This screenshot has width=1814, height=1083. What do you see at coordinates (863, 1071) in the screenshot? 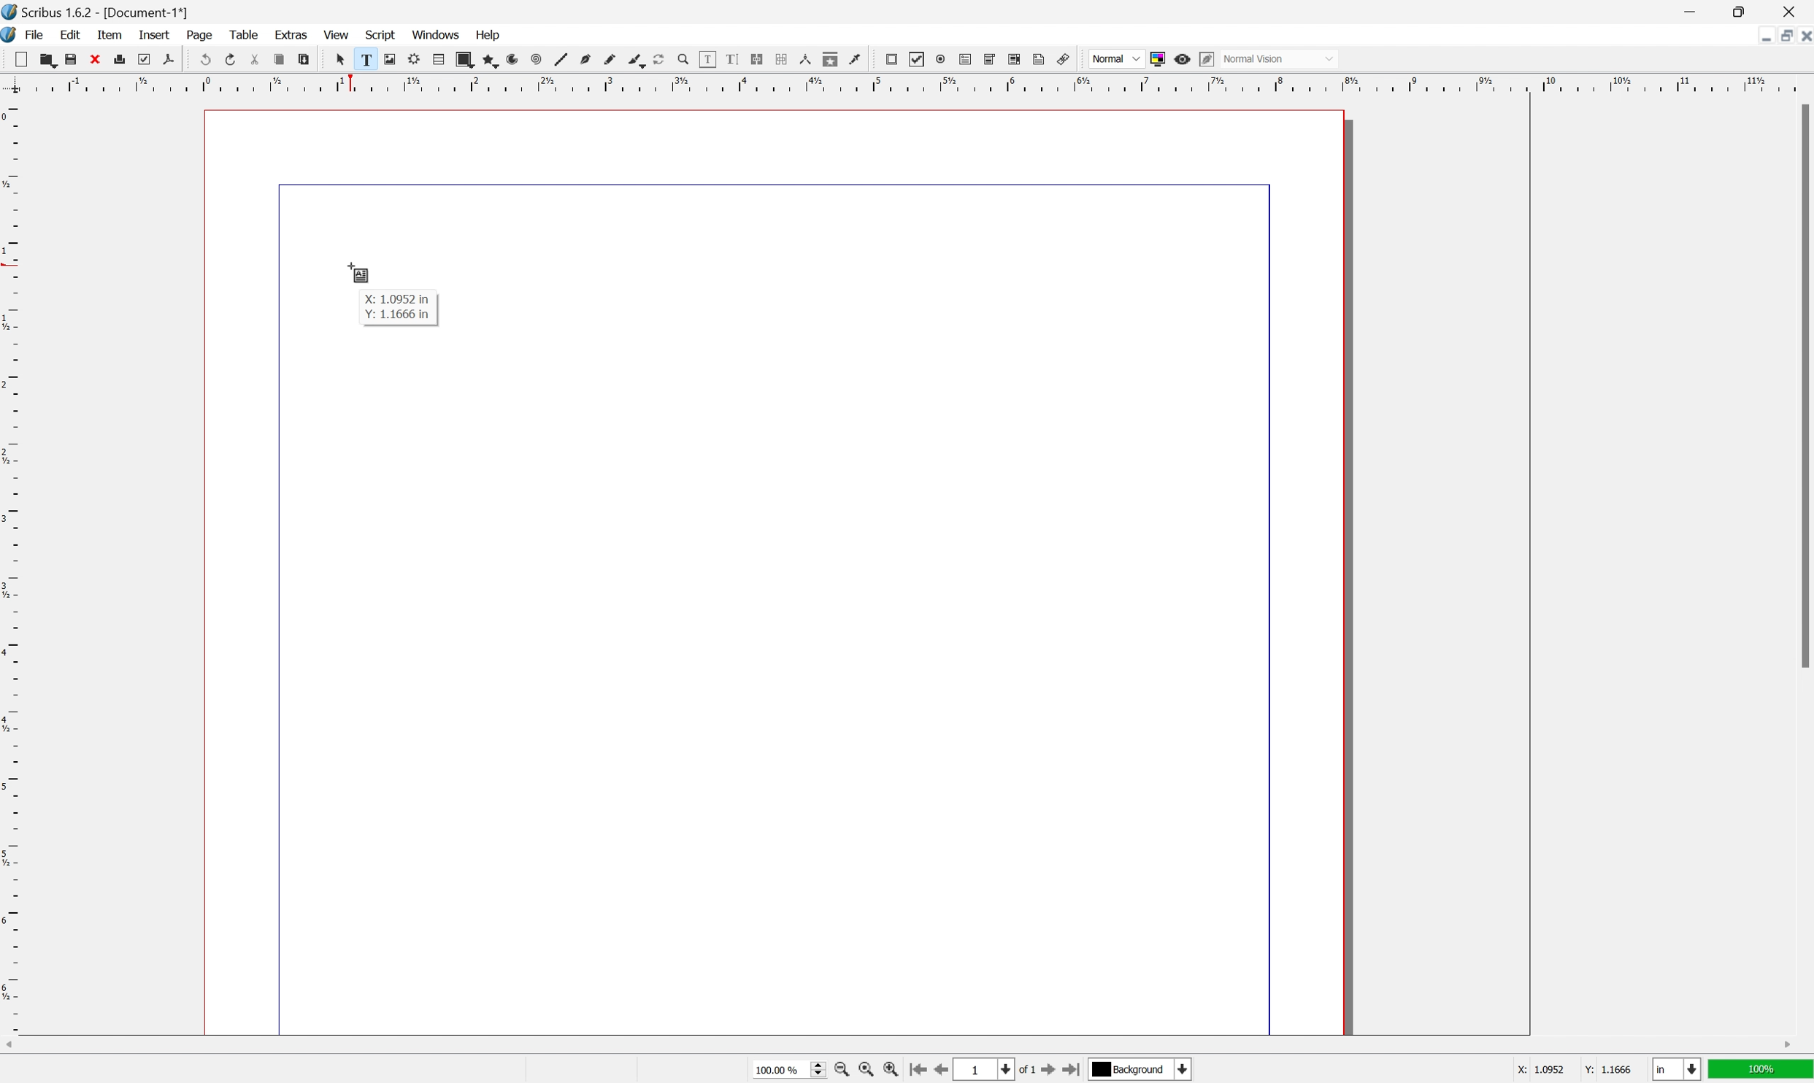
I see `zoom to 100%` at bounding box center [863, 1071].